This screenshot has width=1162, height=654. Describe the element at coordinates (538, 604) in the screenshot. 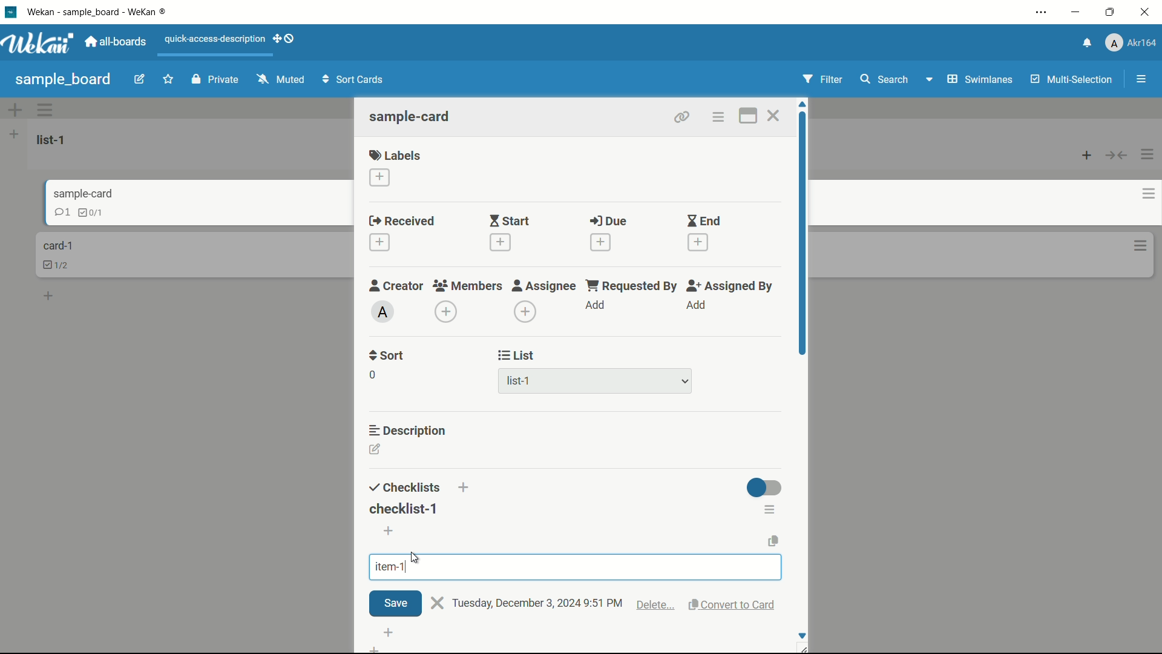

I see `text` at that location.